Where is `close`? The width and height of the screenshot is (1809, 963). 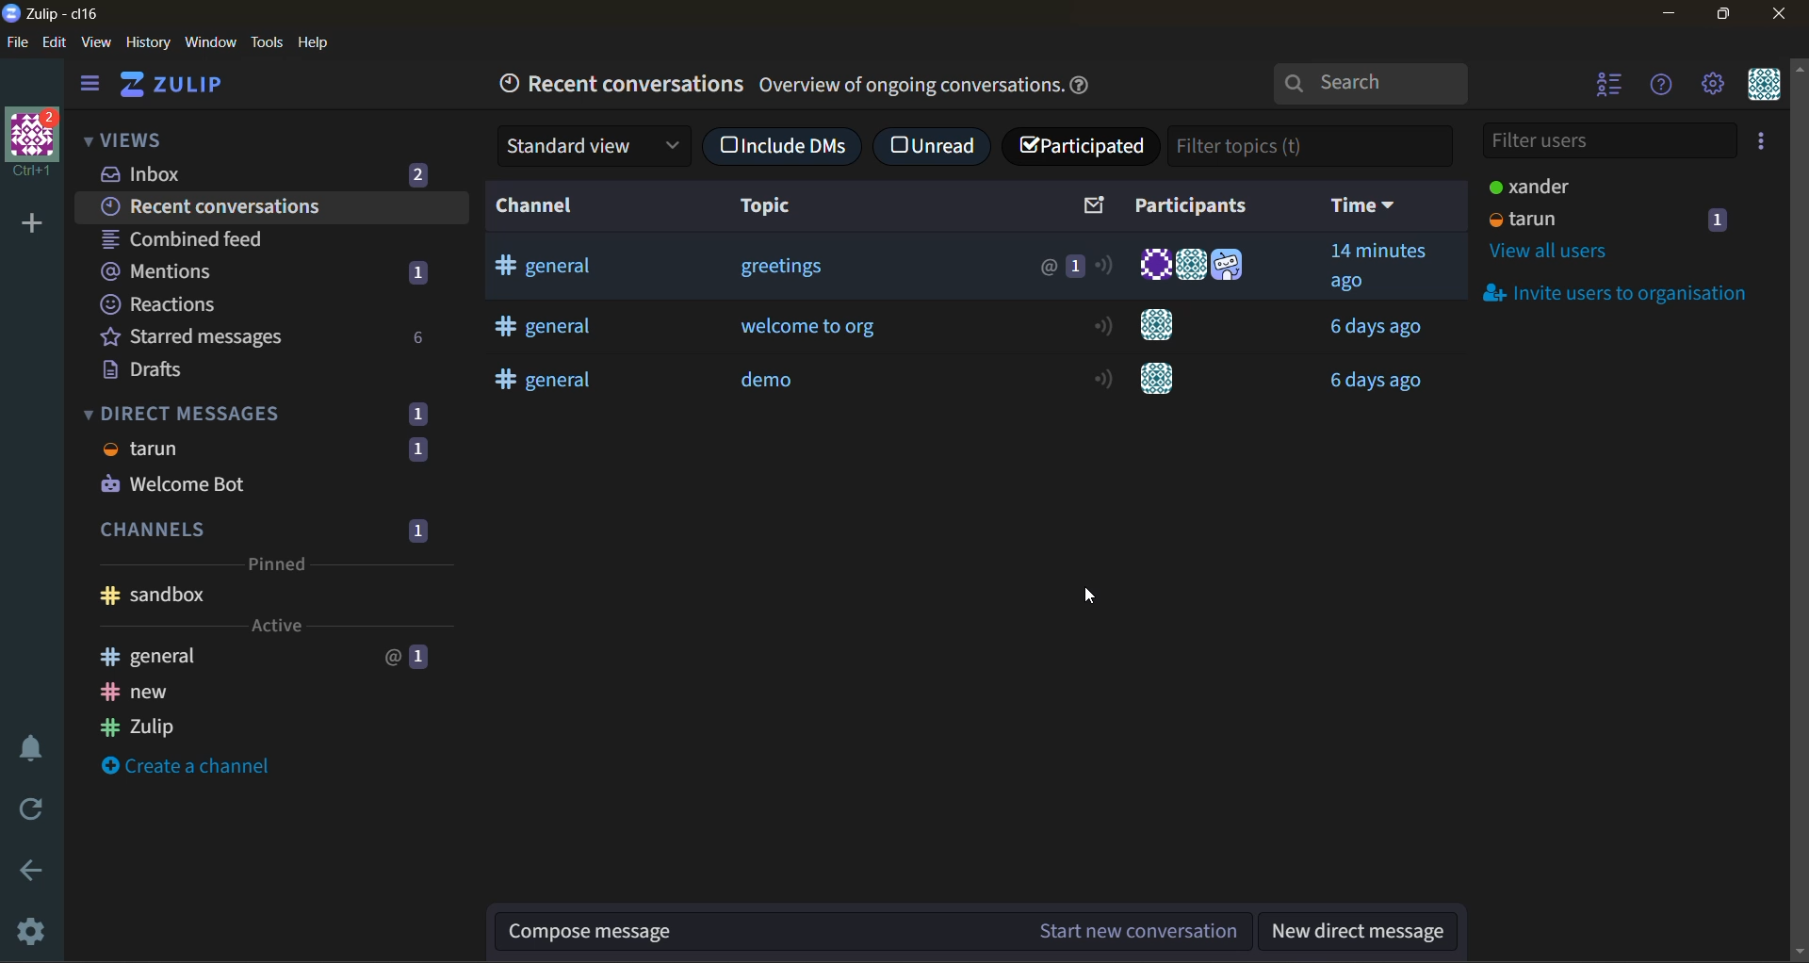 close is located at coordinates (1780, 16).